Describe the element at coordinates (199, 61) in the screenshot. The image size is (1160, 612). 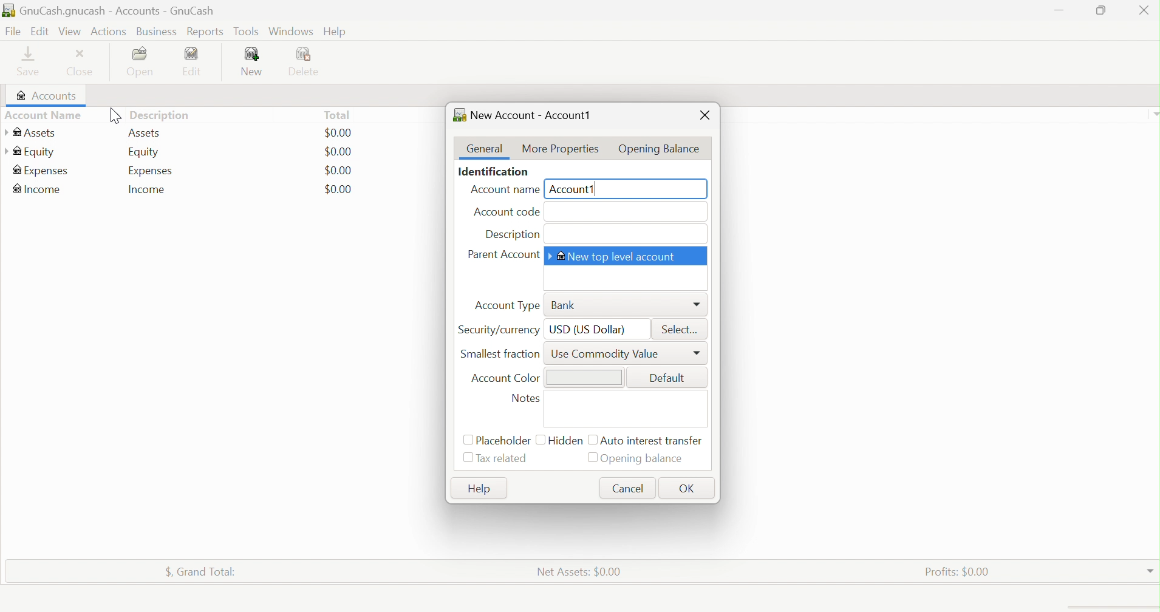
I see `Edit` at that location.